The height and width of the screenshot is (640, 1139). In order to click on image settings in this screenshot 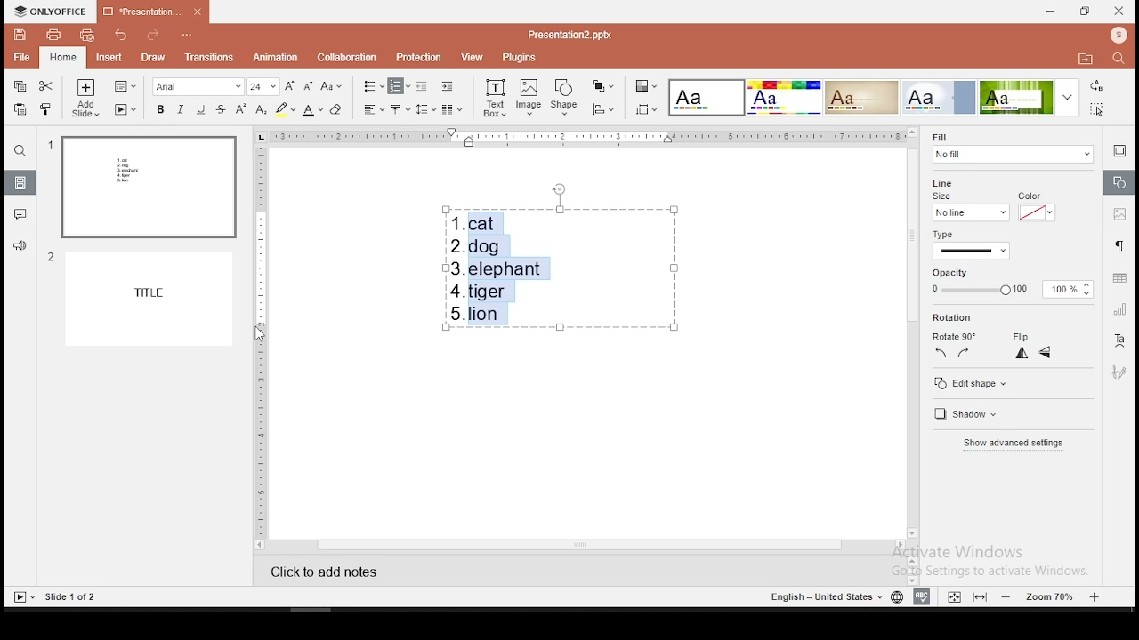, I will do `click(1119, 213)`.